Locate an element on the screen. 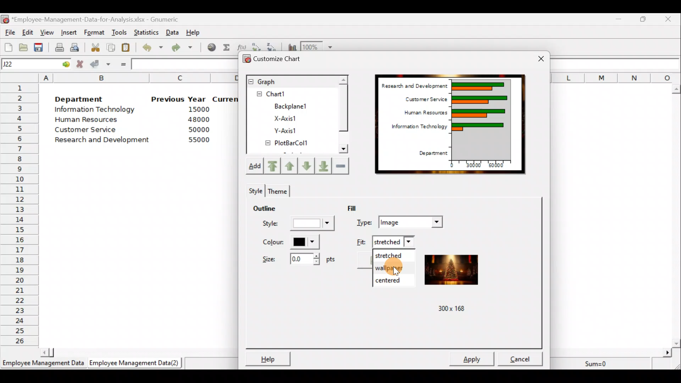 The image size is (681, 383). 50000 is located at coordinates (198, 129).